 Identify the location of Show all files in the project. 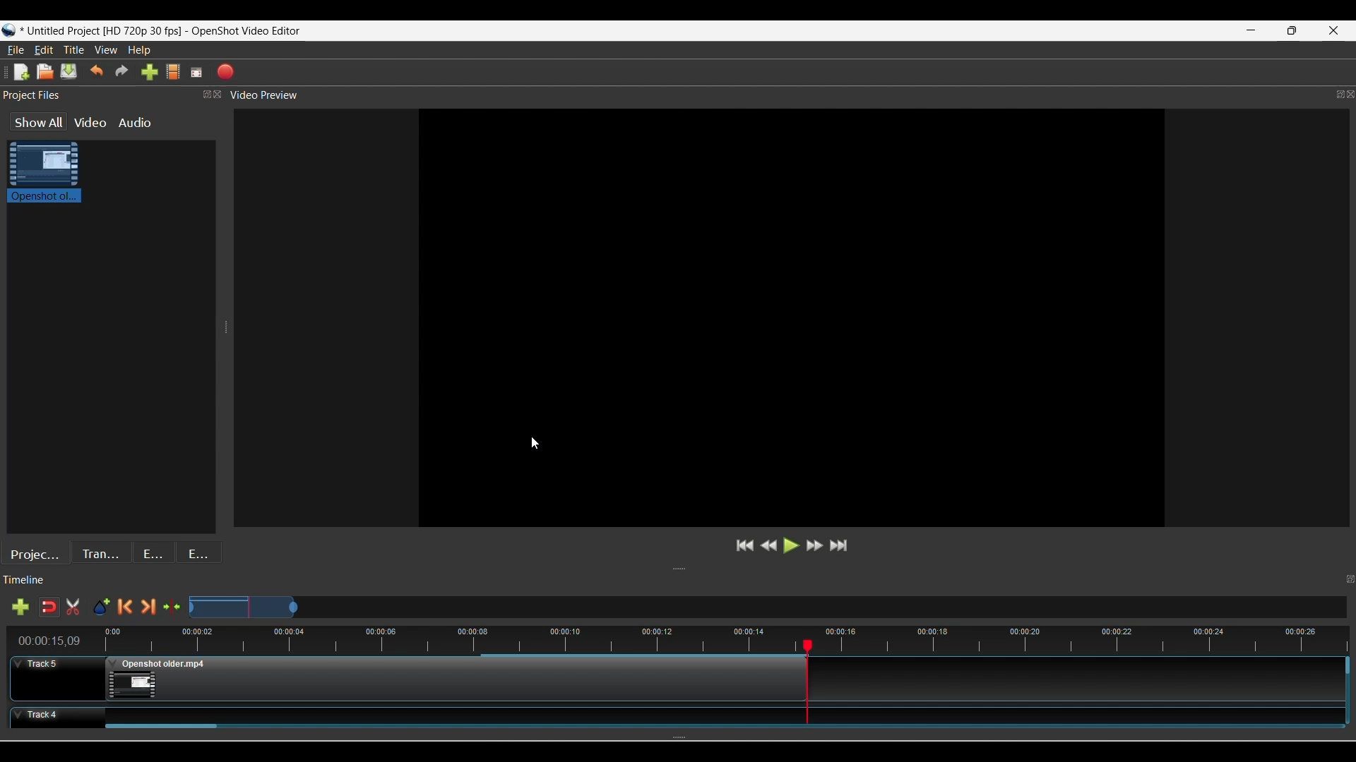
(38, 121).